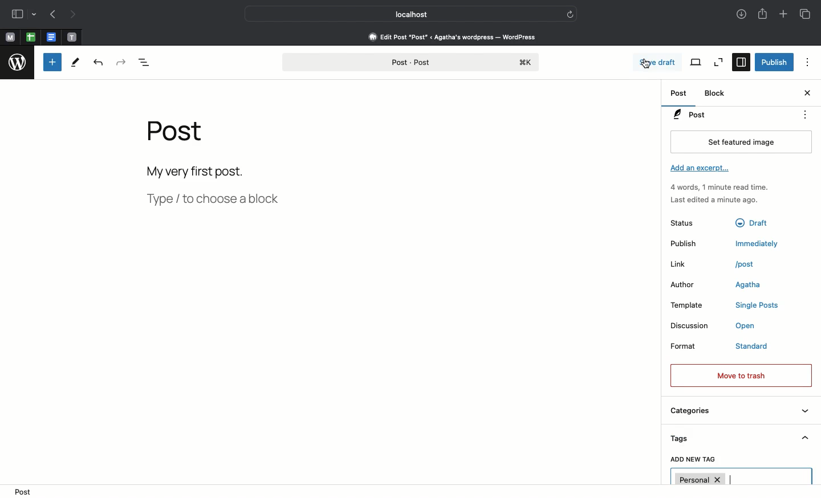 The image size is (821, 498). I want to click on Set featured image, so click(741, 141).